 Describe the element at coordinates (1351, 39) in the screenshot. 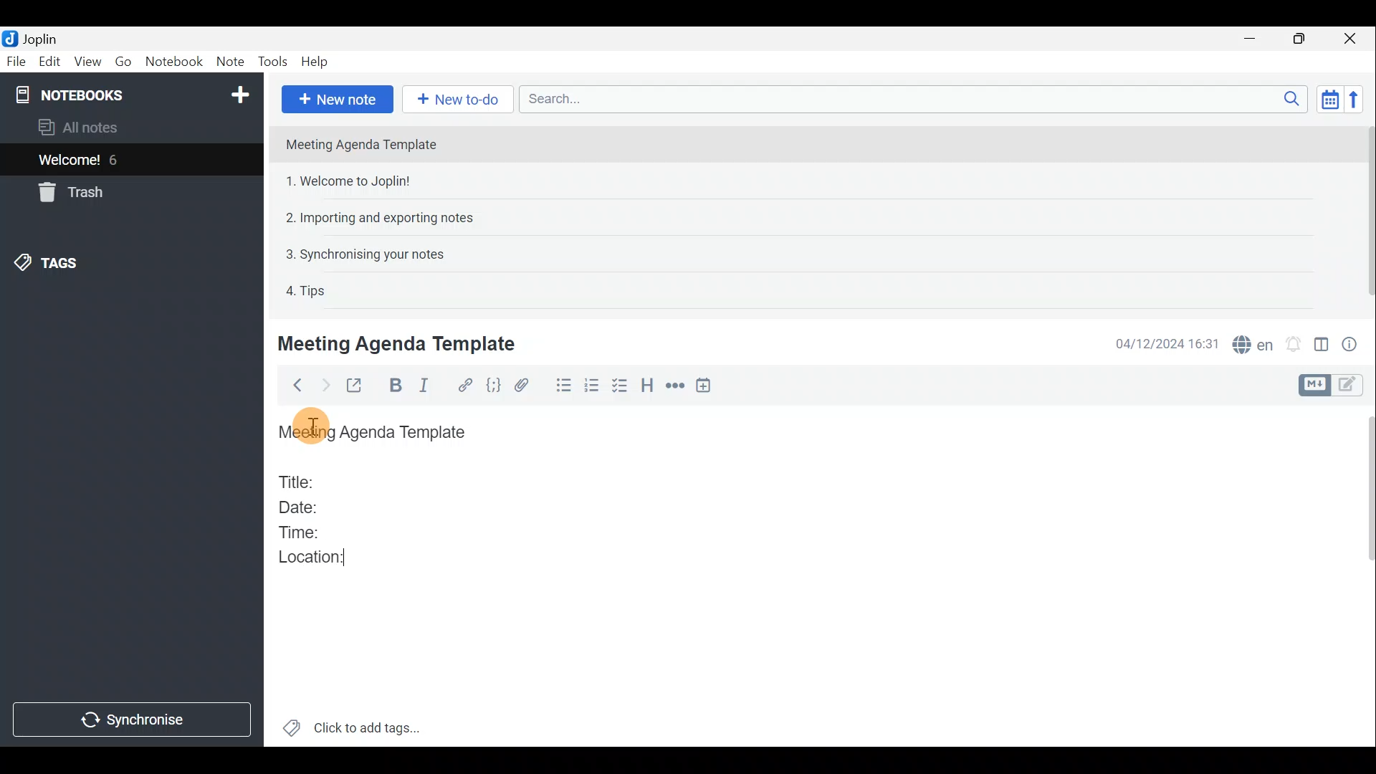

I see `Close` at that location.